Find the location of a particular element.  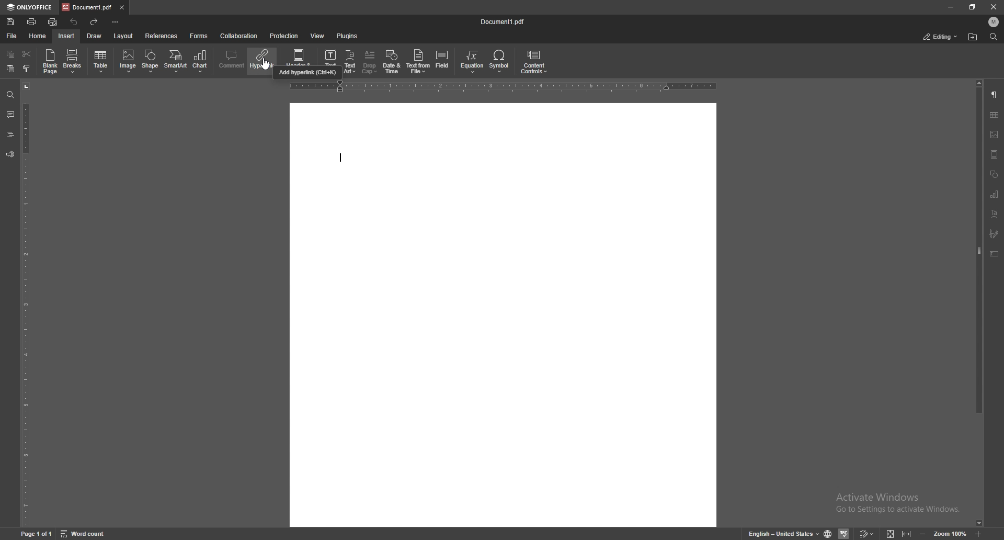

find is located at coordinates (9, 94).